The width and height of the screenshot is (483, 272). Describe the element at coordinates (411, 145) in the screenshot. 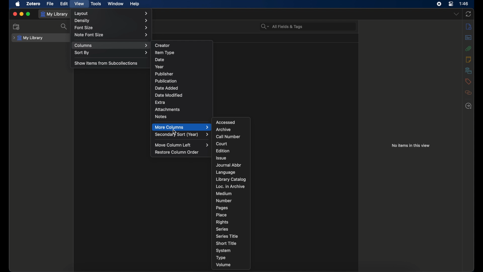

I see `no items in this view` at that location.